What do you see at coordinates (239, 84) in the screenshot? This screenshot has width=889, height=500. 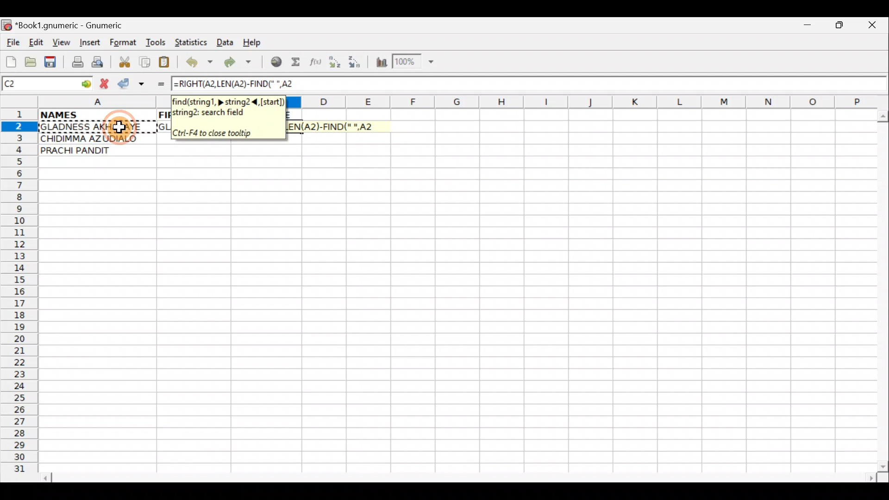 I see `=RIGHT(A2,LEN(A2)-FIND(" ",A2` at bounding box center [239, 84].